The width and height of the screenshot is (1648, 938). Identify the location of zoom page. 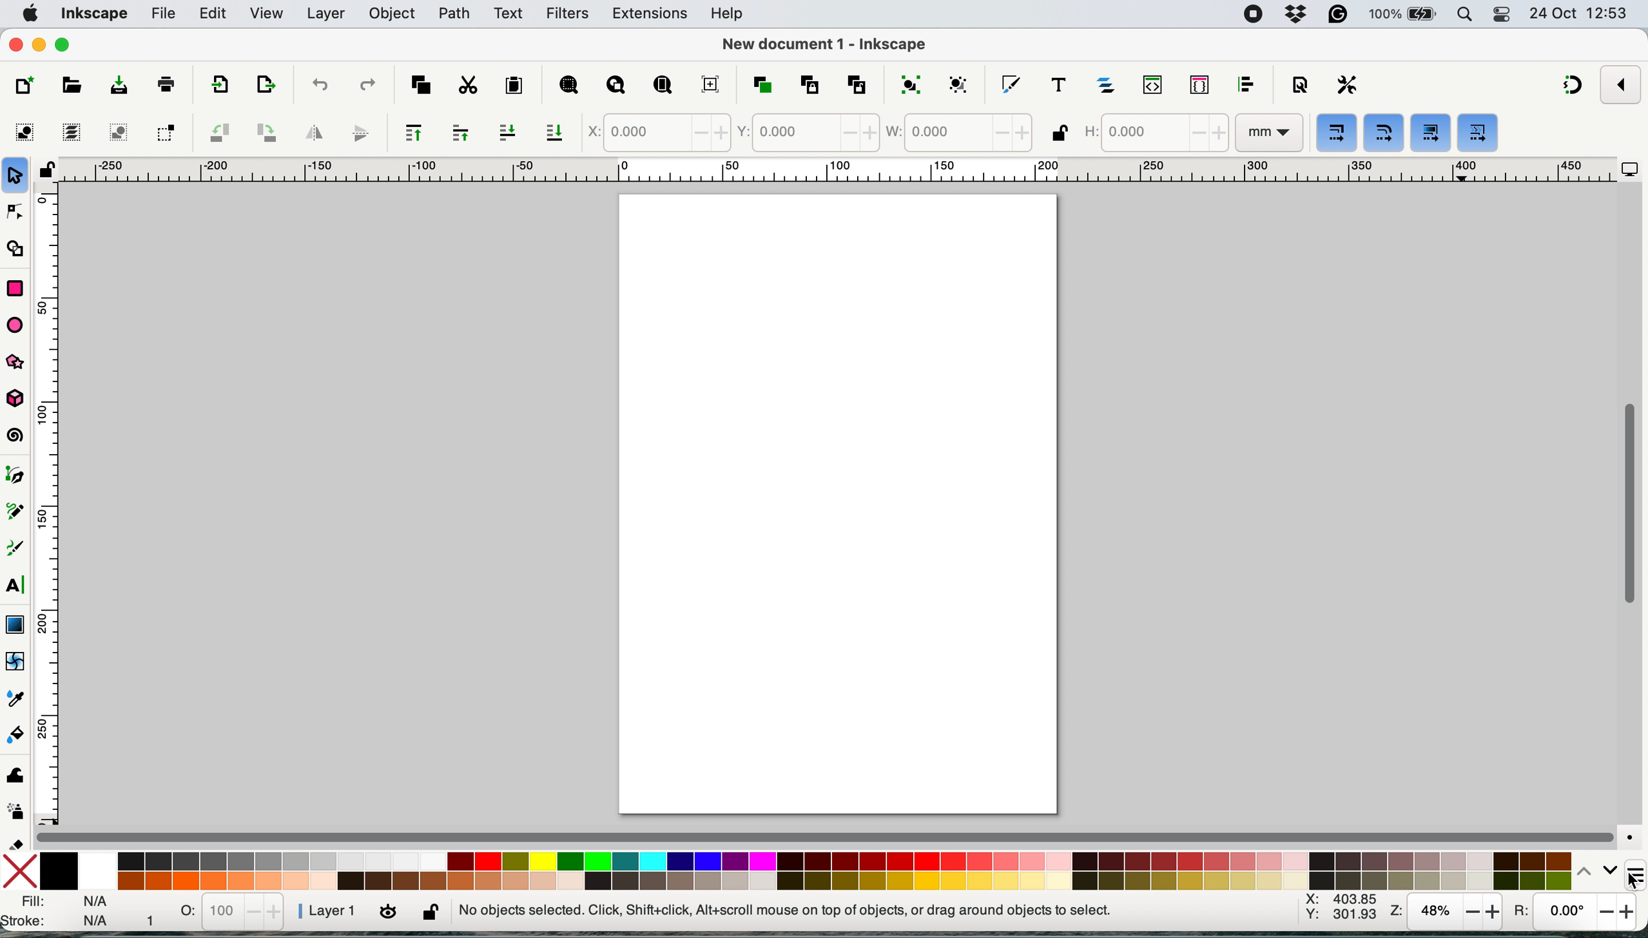
(659, 84).